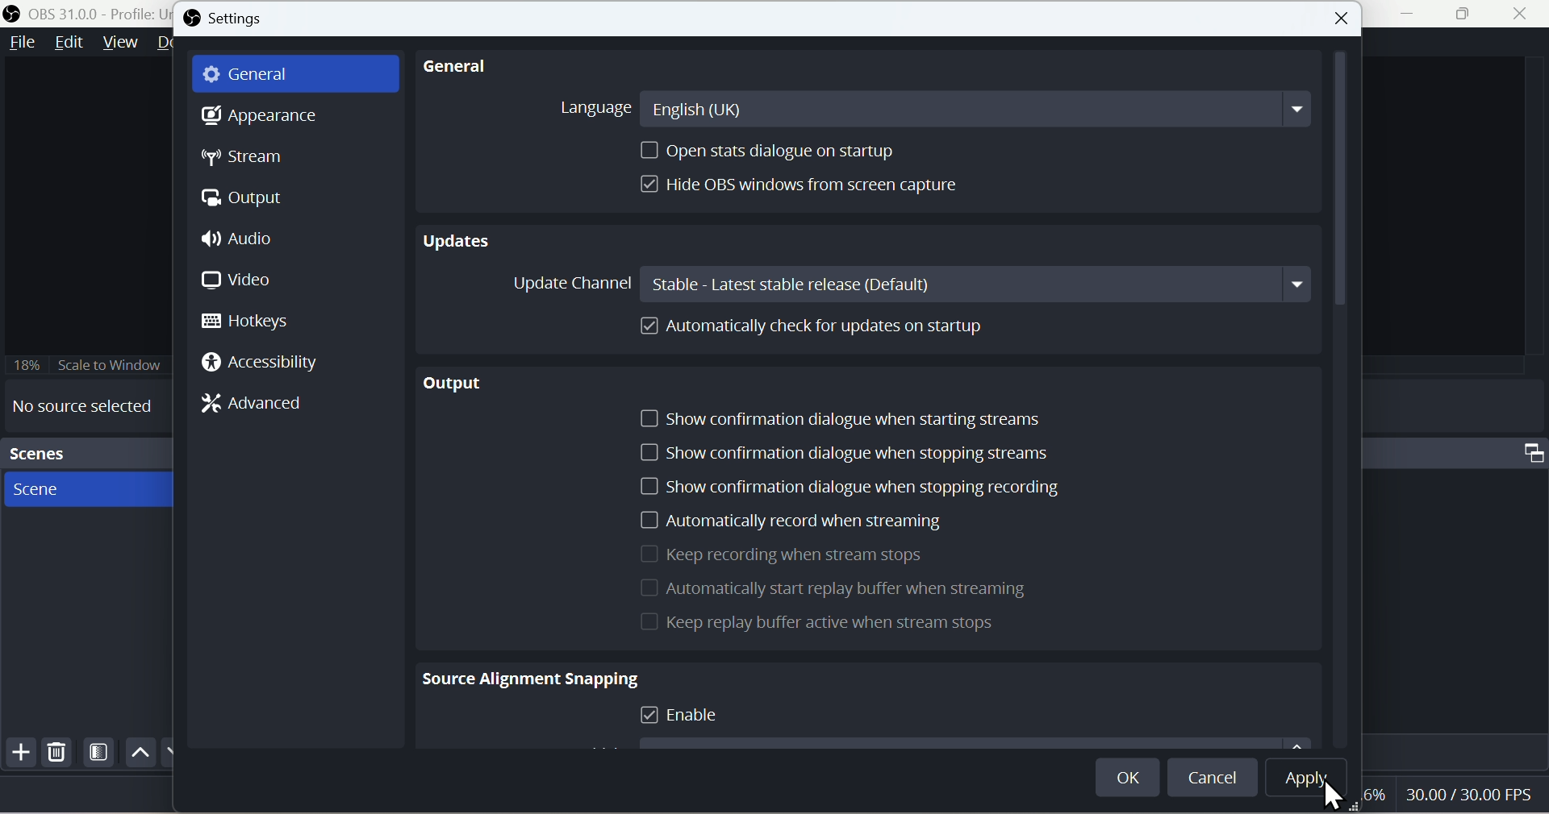 This screenshot has height=814, width=1549. What do you see at coordinates (449, 383) in the screenshot?
I see `output` at bounding box center [449, 383].